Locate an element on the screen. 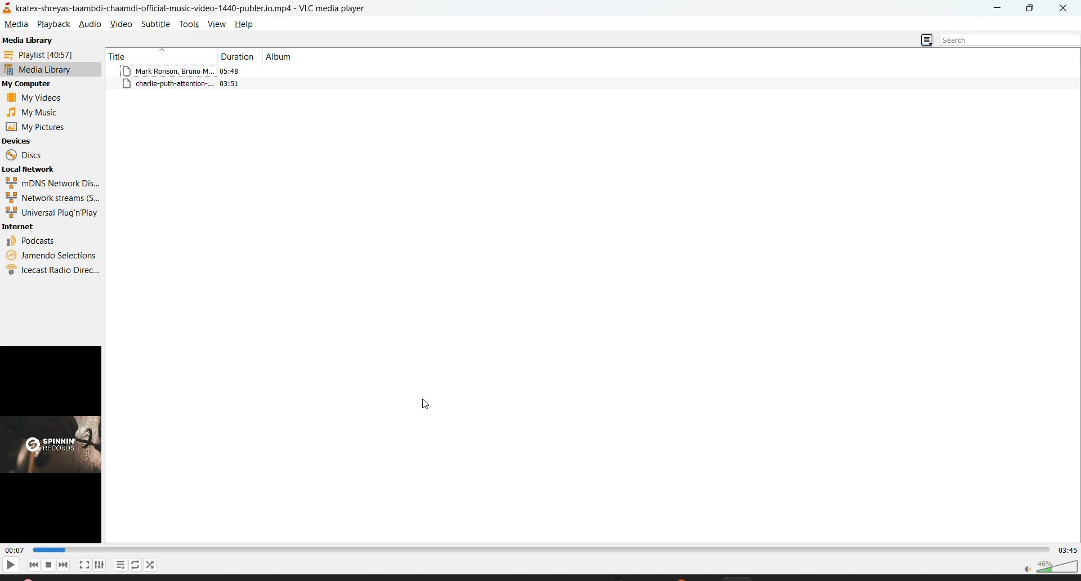 The height and width of the screenshot is (581, 1081). videos is located at coordinates (41, 99).